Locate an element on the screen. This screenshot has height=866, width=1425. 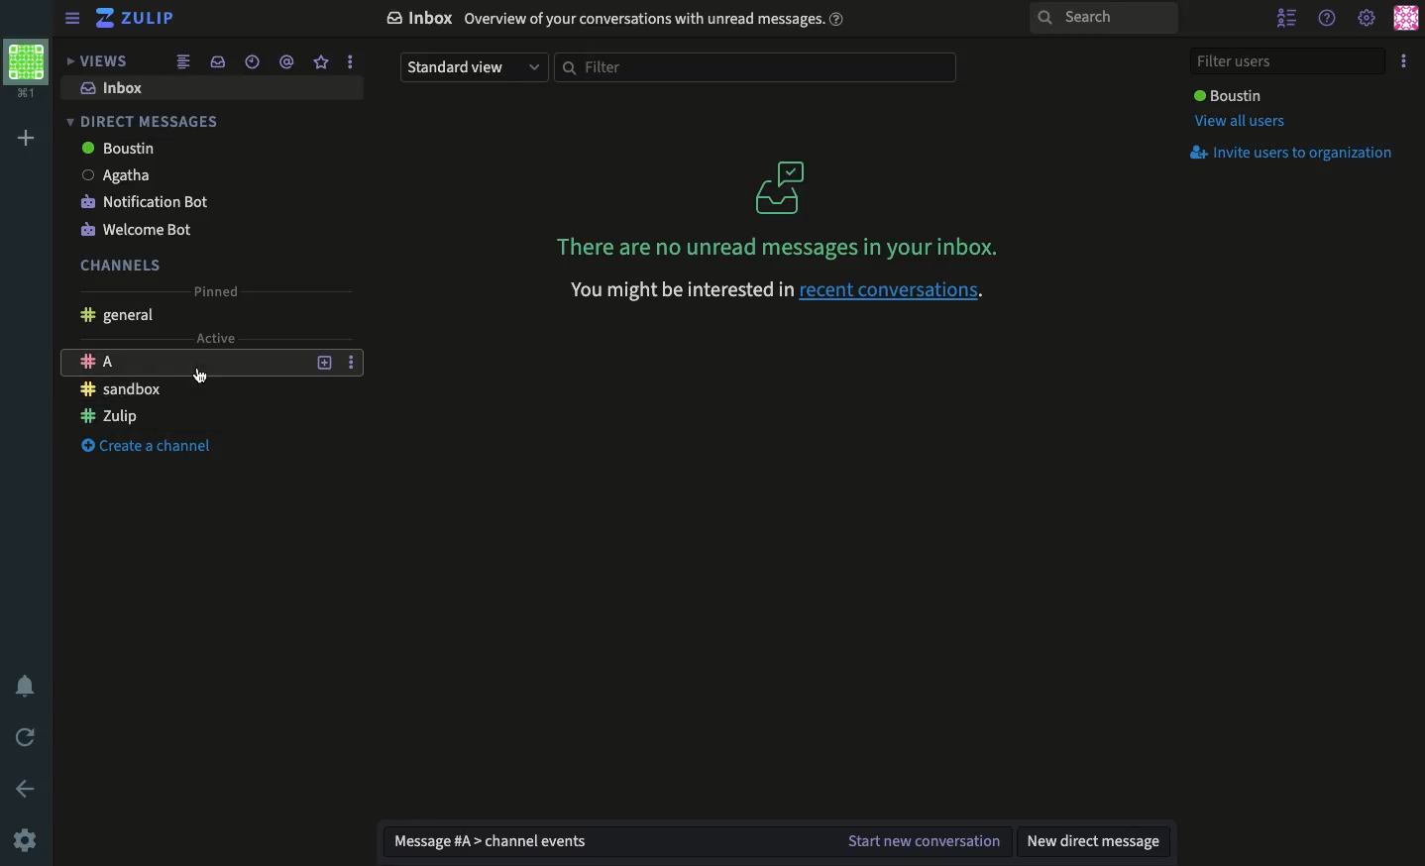
Create a channel is located at coordinates (148, 446).